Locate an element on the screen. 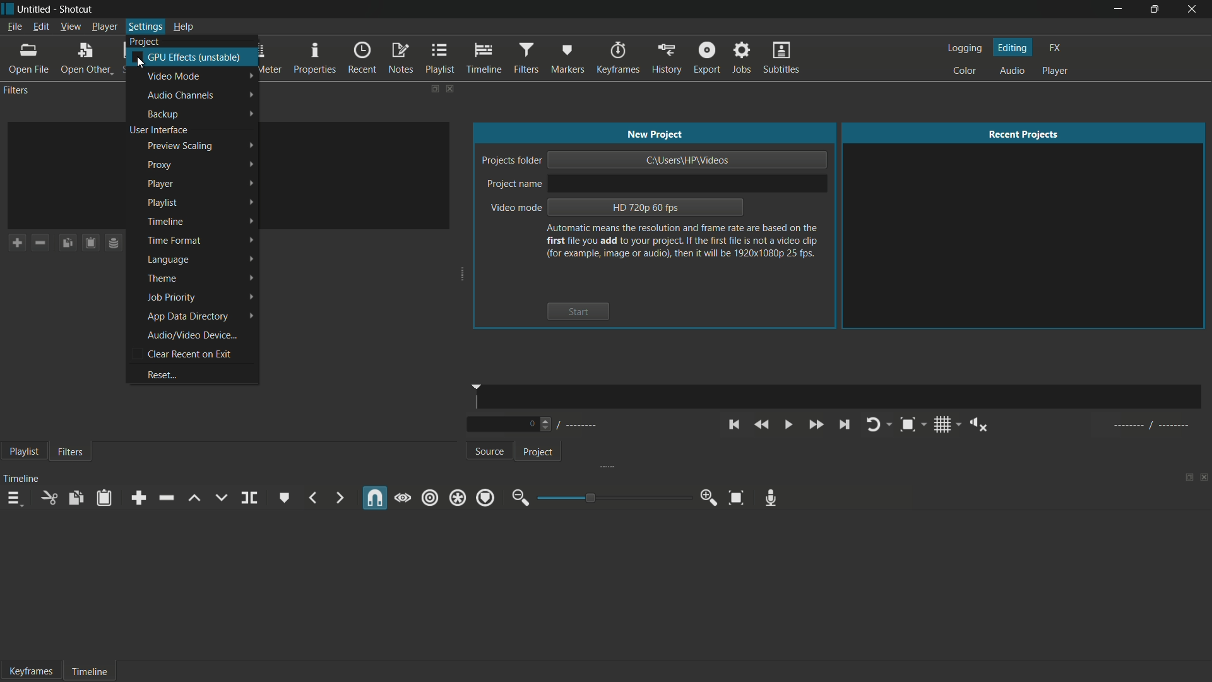 Image resolution: width=1212 pixels, height=682 pixels. project name is located at coordinates (36, 9).